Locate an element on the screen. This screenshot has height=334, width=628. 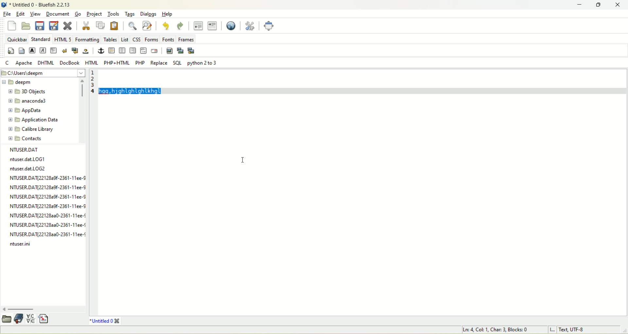
open file is located at coordinates (27, 25).